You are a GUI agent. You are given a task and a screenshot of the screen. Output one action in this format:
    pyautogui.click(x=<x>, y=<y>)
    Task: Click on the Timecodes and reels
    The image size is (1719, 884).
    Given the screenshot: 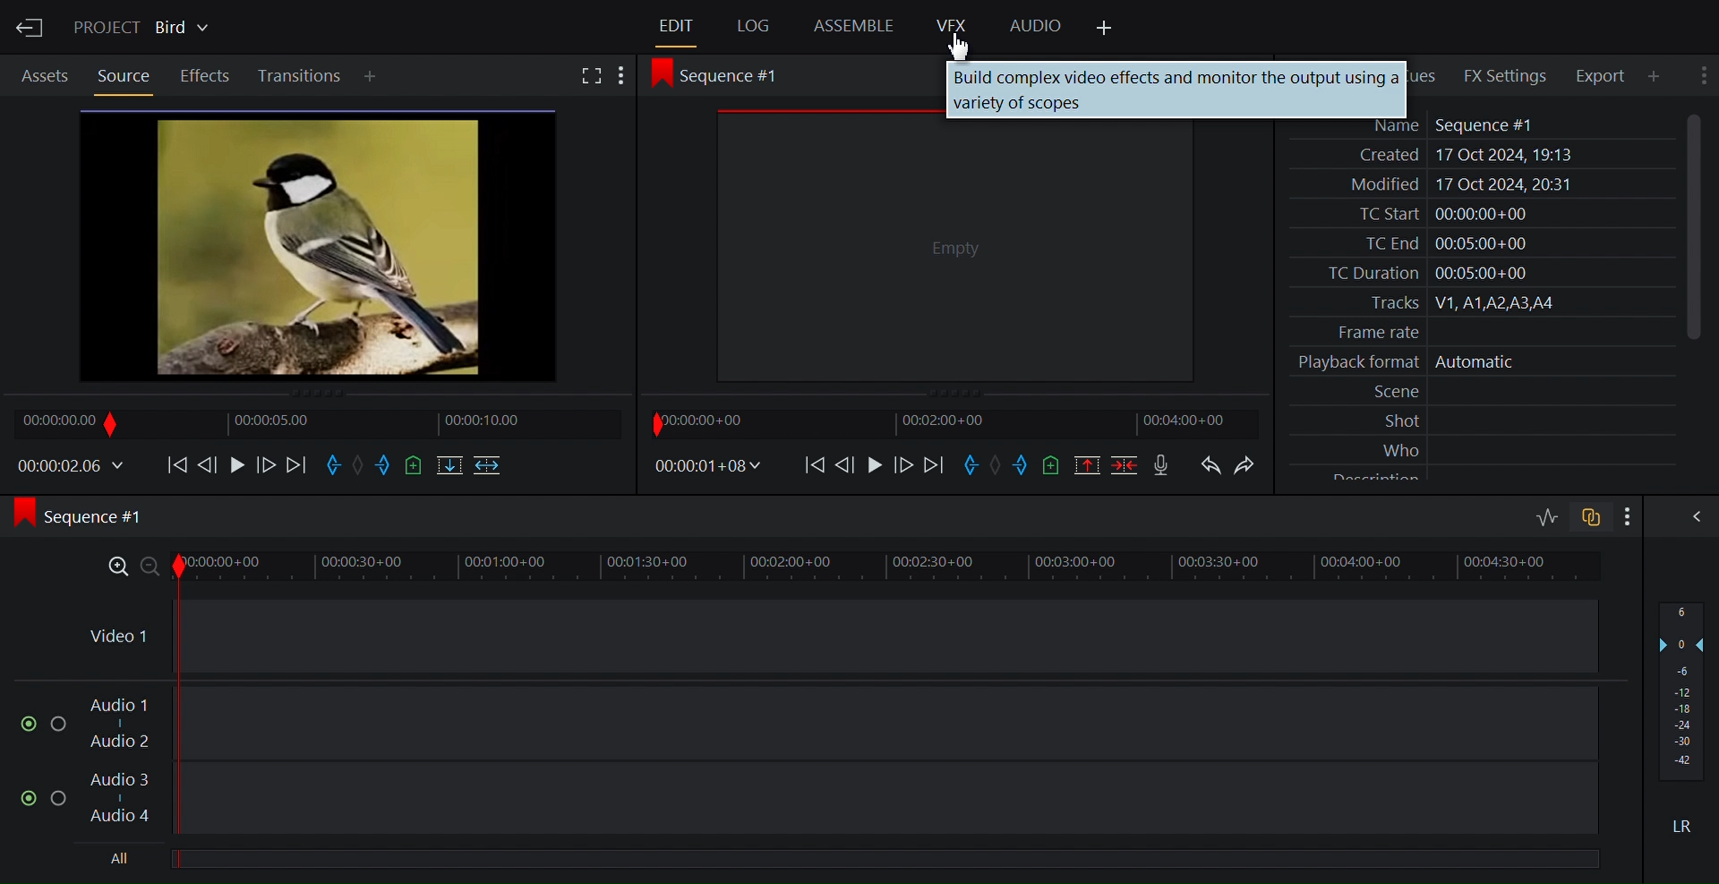 What is the action you would take?
    pyautogui.click(x=716, y=467)
    